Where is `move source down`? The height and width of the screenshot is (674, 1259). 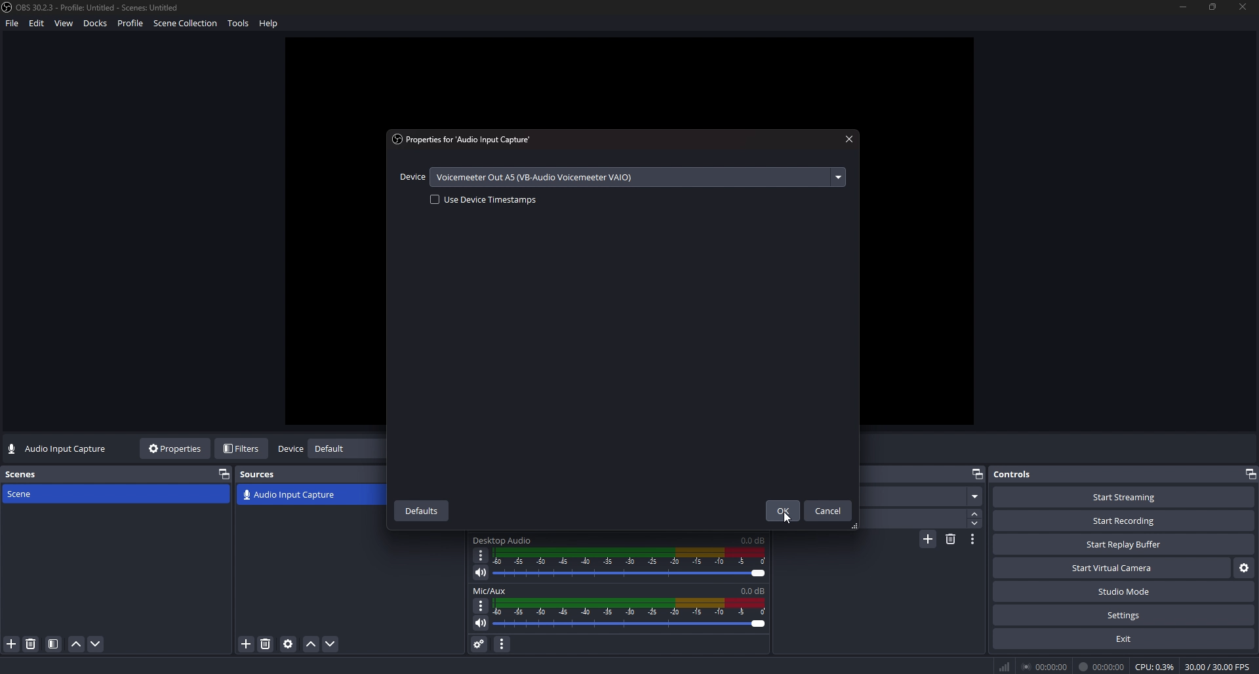 move source down is located at coordinates (329, 644).